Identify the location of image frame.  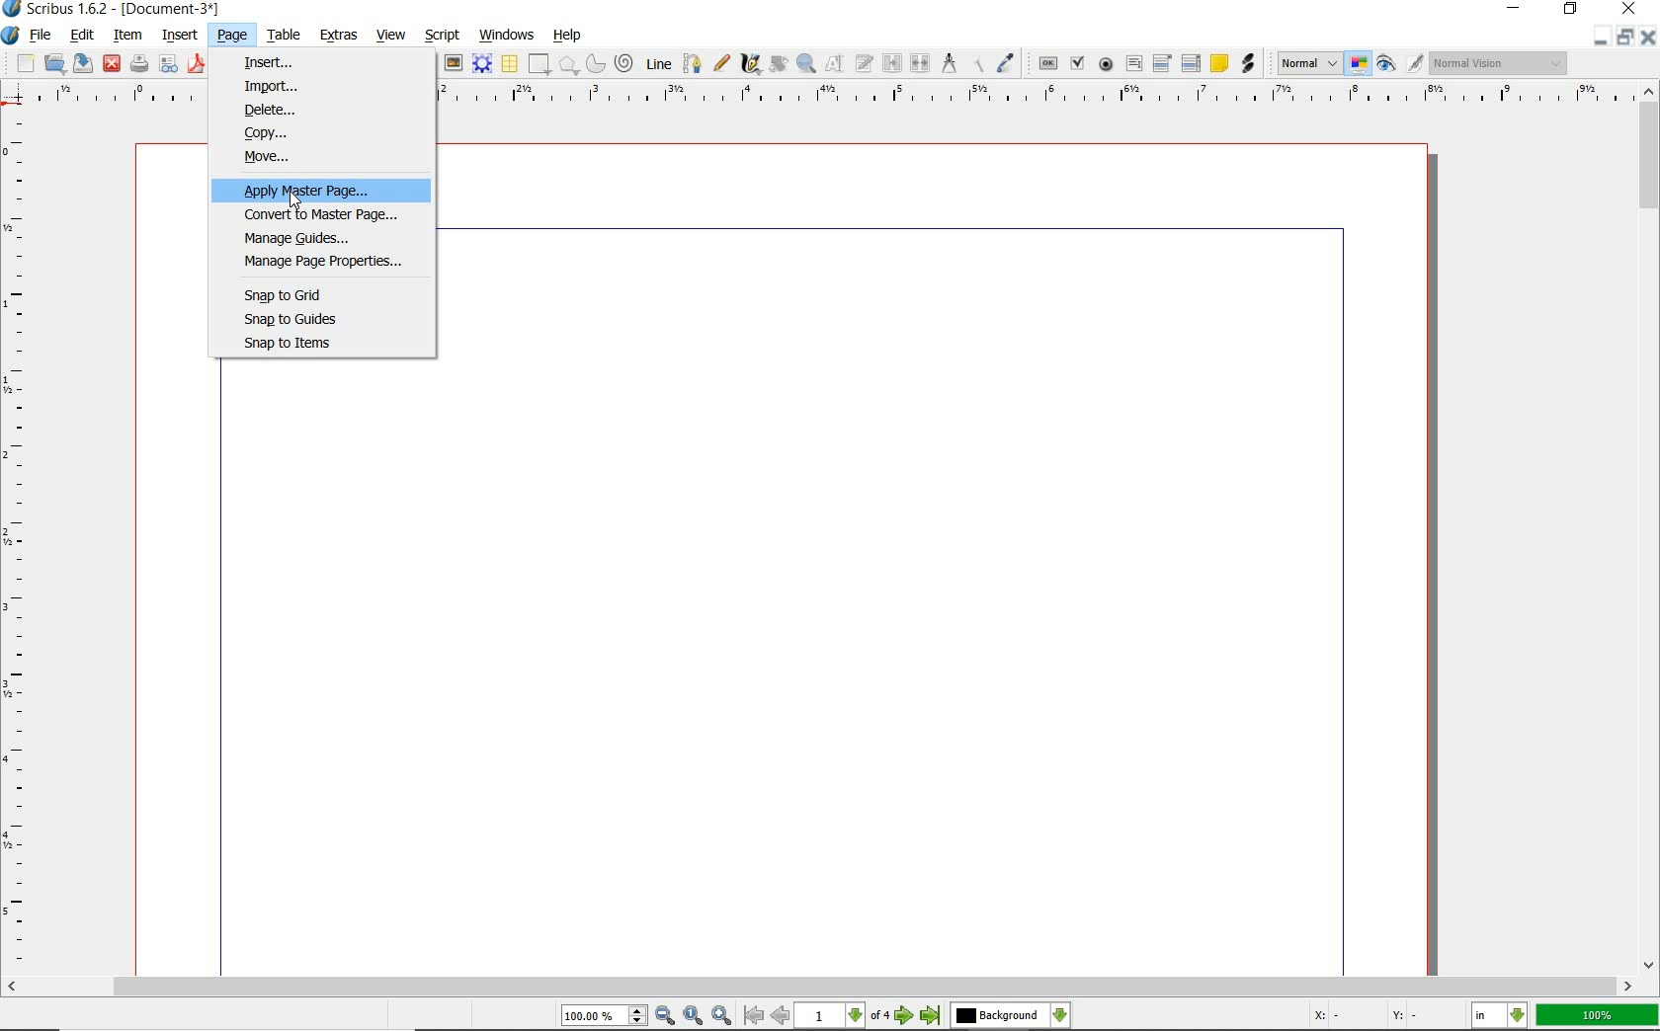
(452, 62).